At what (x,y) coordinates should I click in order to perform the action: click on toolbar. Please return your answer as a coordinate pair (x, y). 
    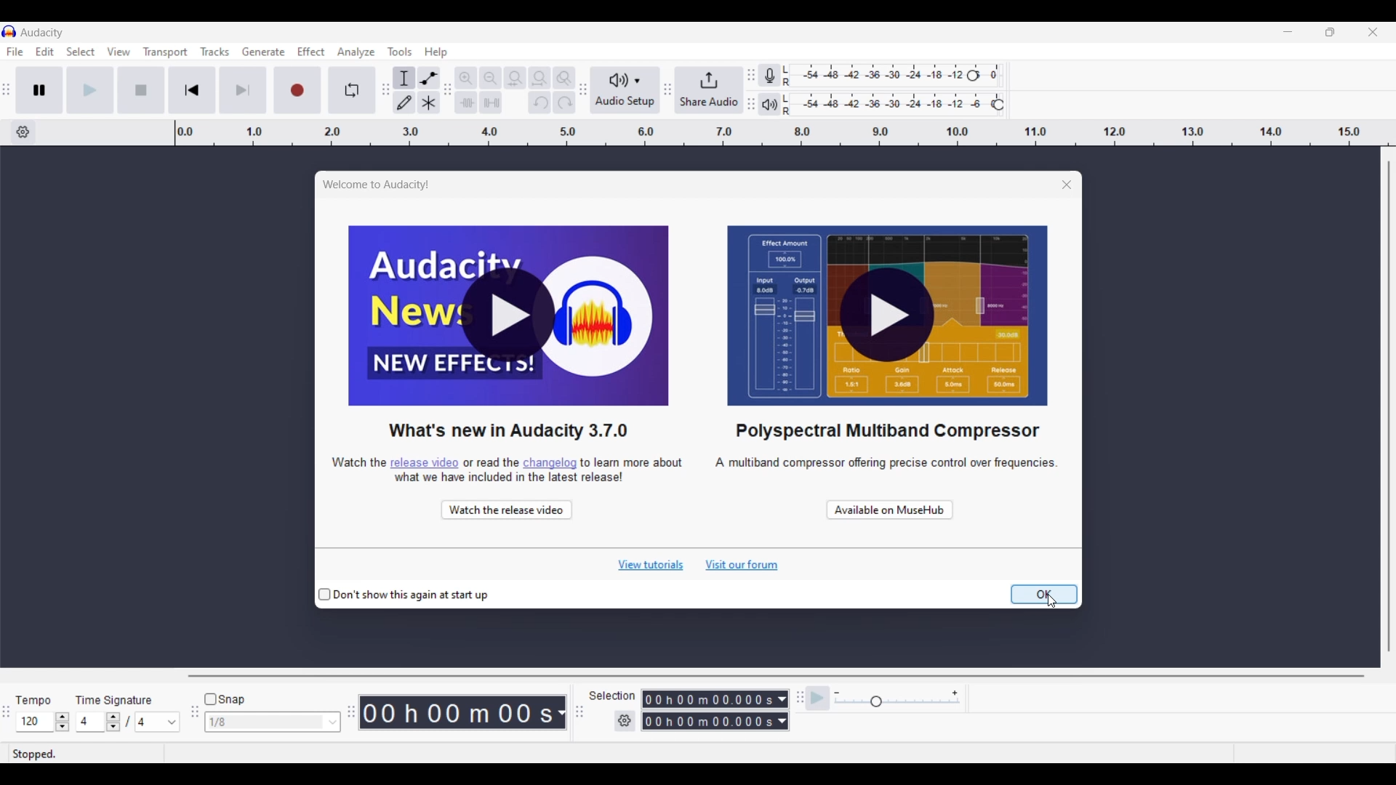
    Looking at the image, I should click on (797, 704).